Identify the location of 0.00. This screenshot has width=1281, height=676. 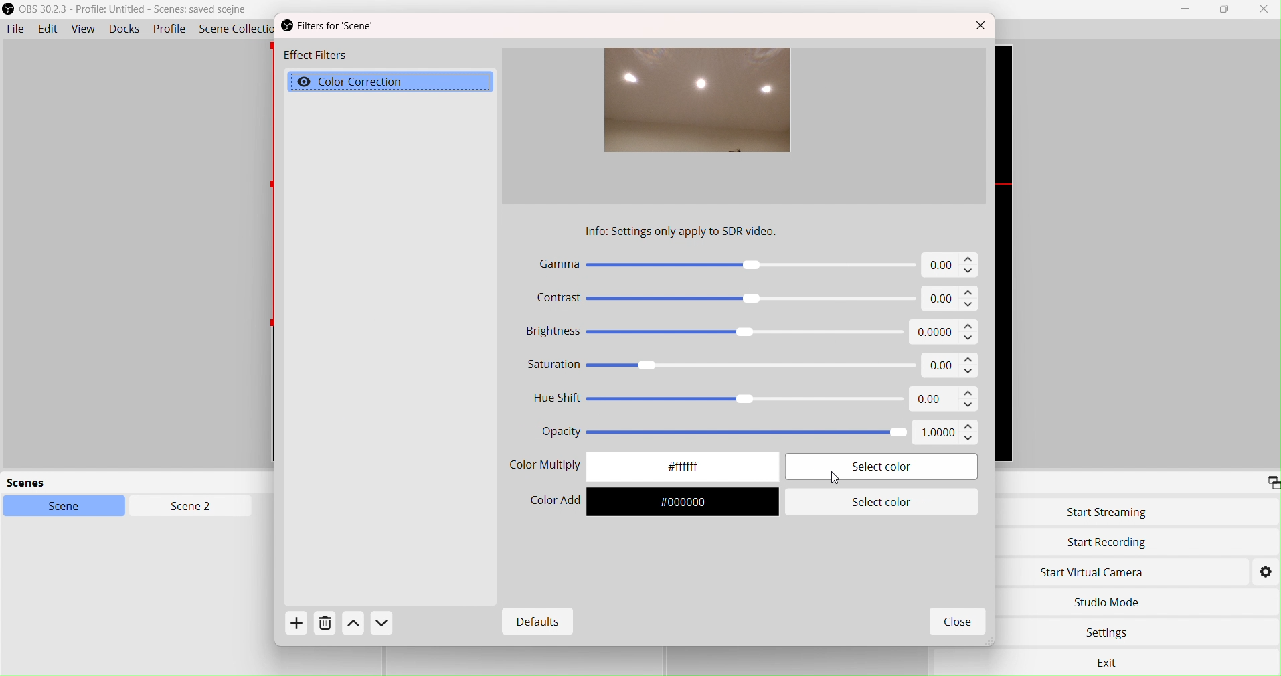
(951, 299).